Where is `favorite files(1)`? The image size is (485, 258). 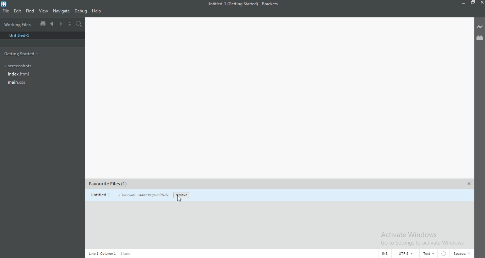
favorite files(1) is located at coordinates (109, 184).